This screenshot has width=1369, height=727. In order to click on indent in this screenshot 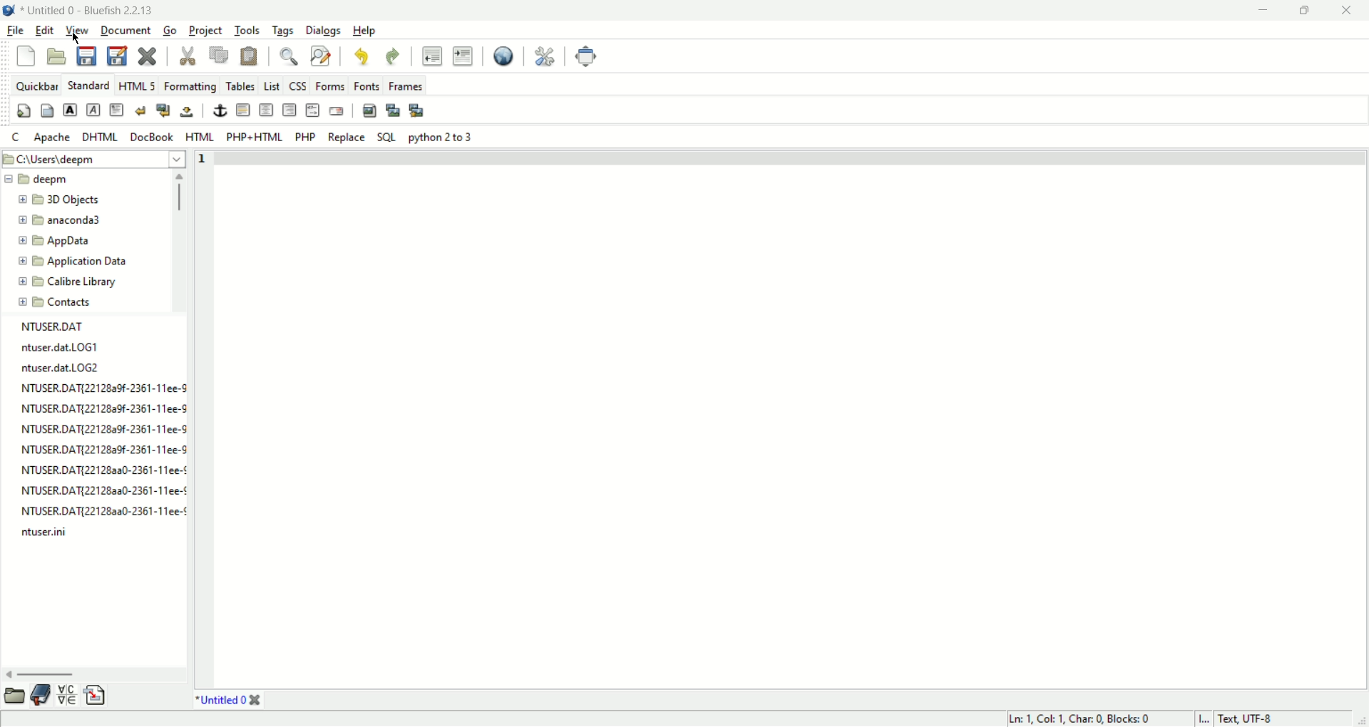, I will do `click(463, 56)`.